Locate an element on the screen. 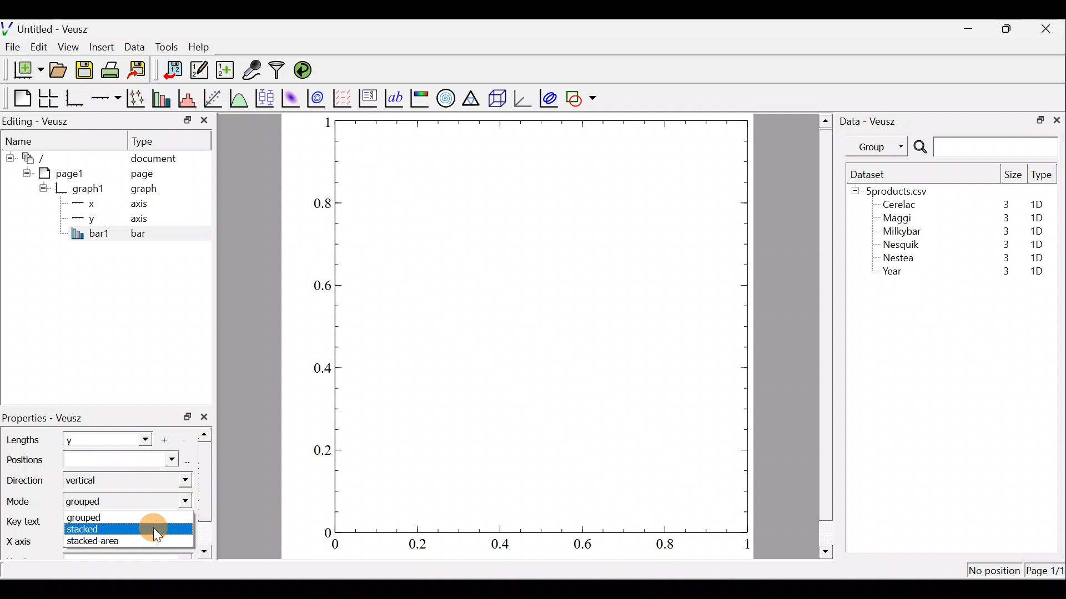  Plot bar charts is located at coordinates (163, 97).